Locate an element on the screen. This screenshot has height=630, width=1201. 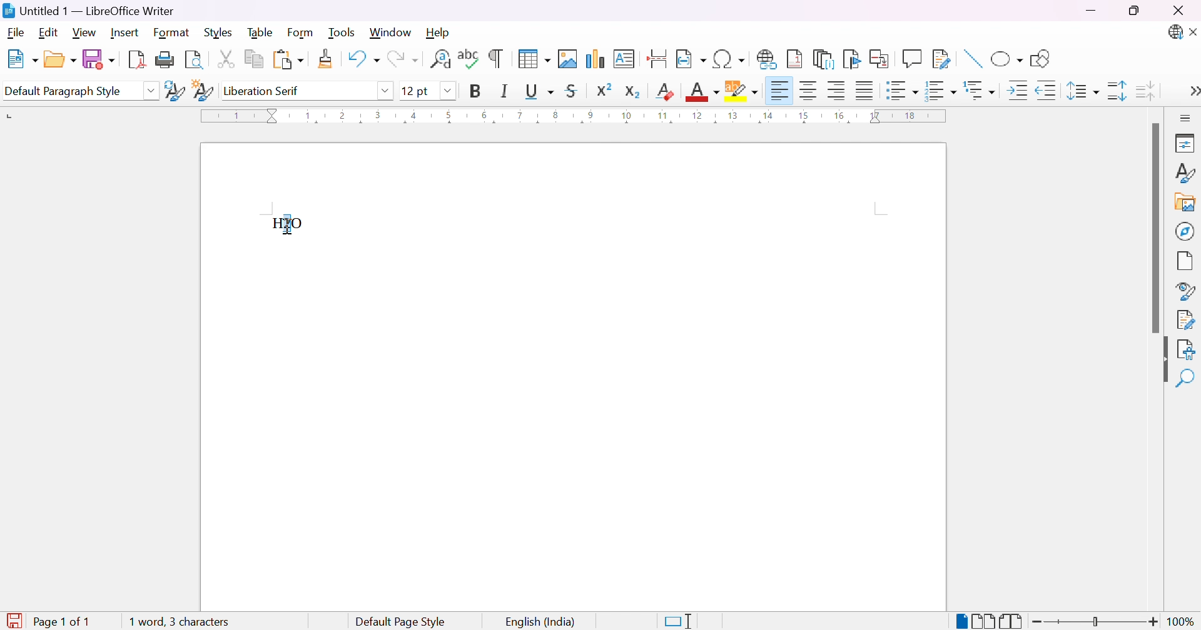
Insert footnote is located at coordinates (795, 58).